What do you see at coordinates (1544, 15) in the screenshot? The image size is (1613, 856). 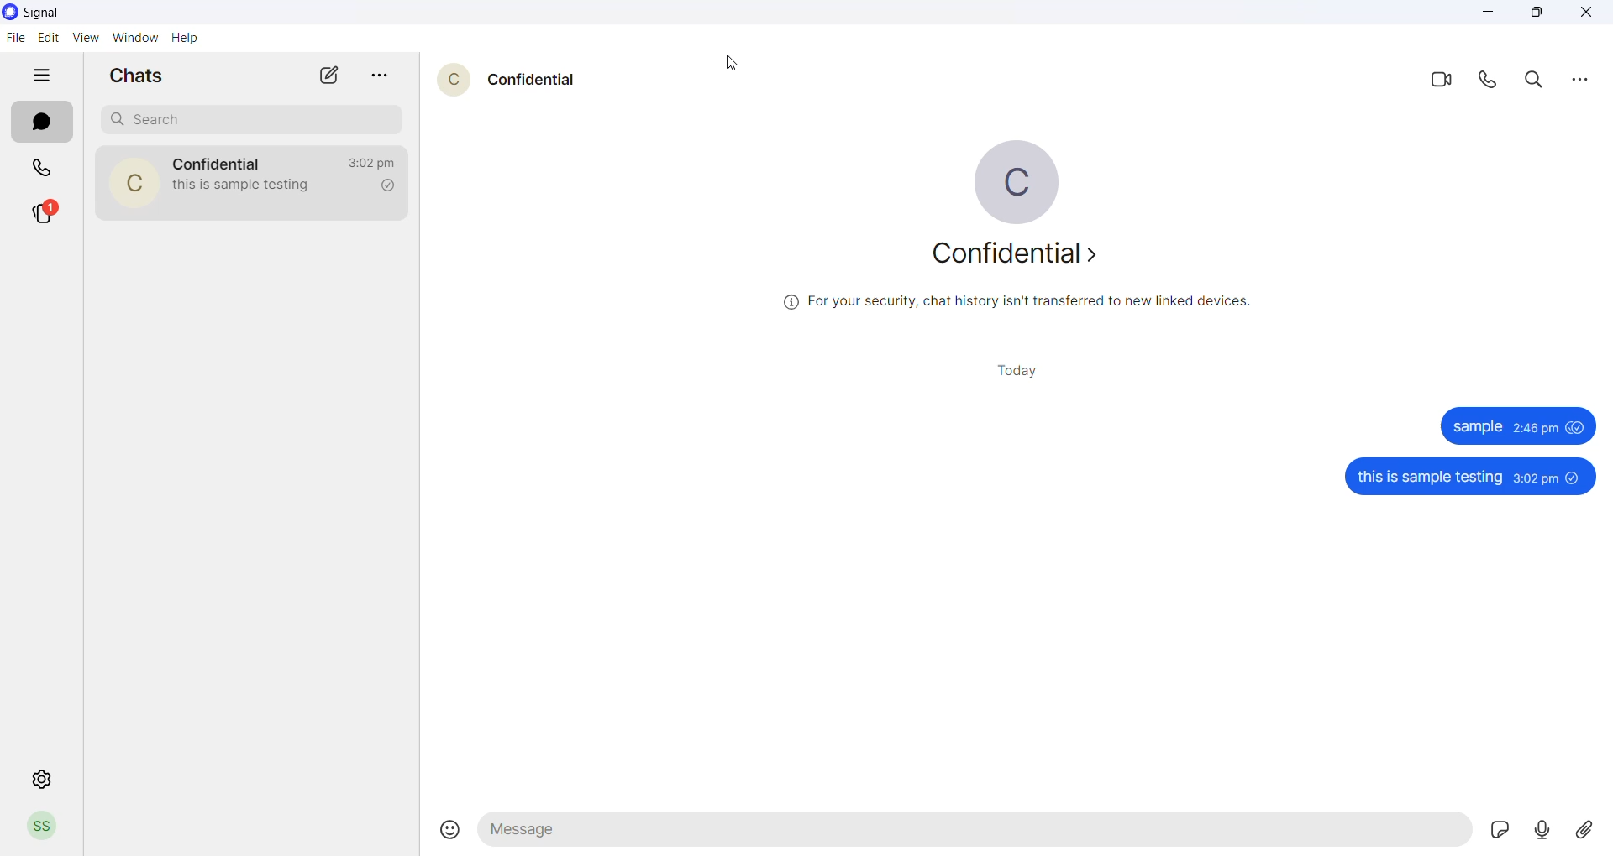 I see `maximize` at bounding box center [1544, 15].